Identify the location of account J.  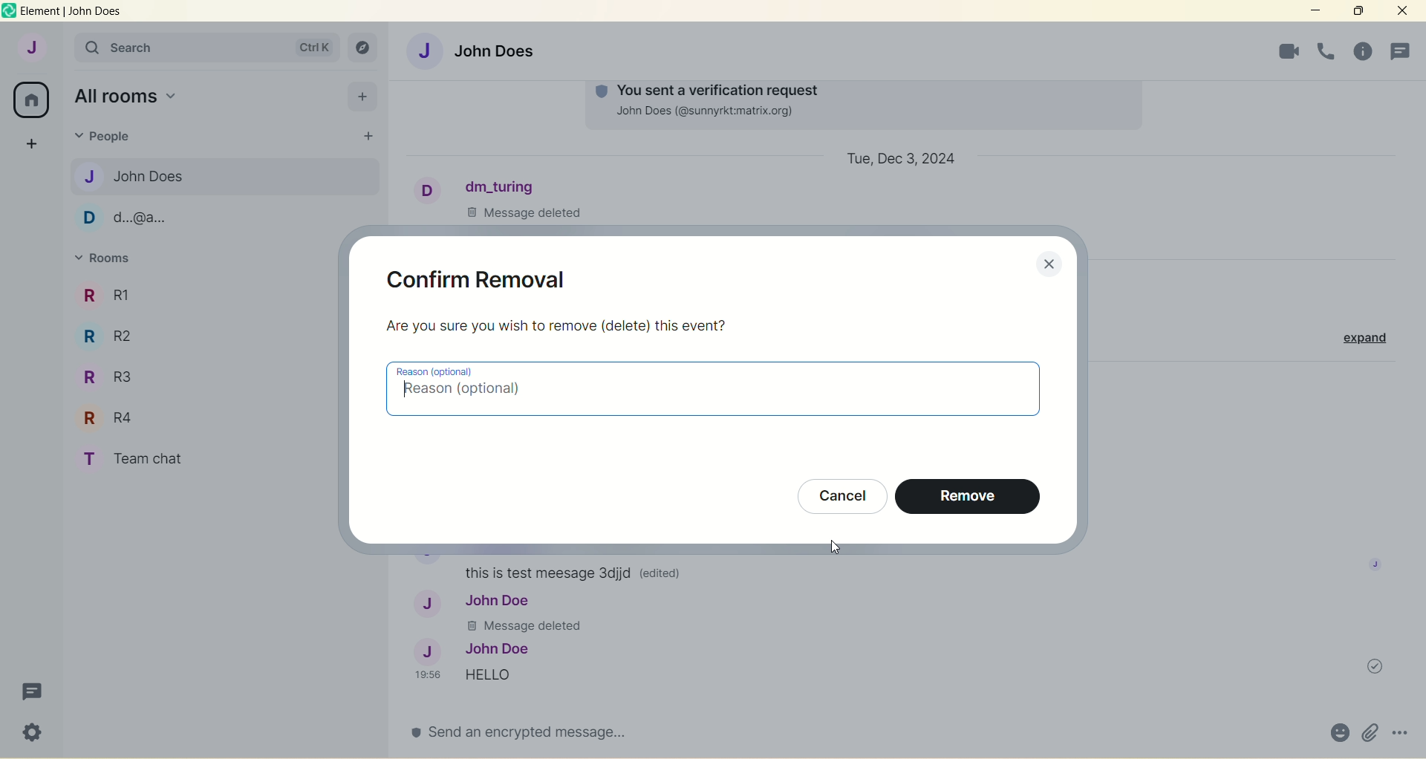
(29, 48).